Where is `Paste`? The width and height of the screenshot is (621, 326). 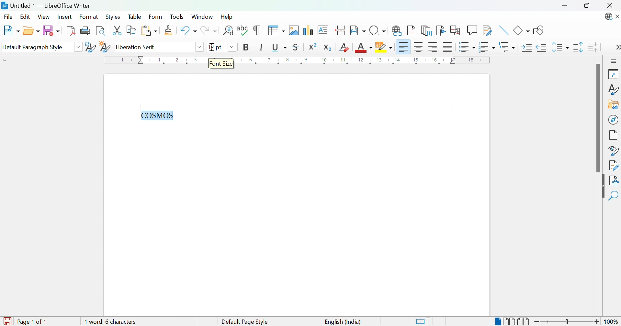 Paste is located at coordinates (148, 31).